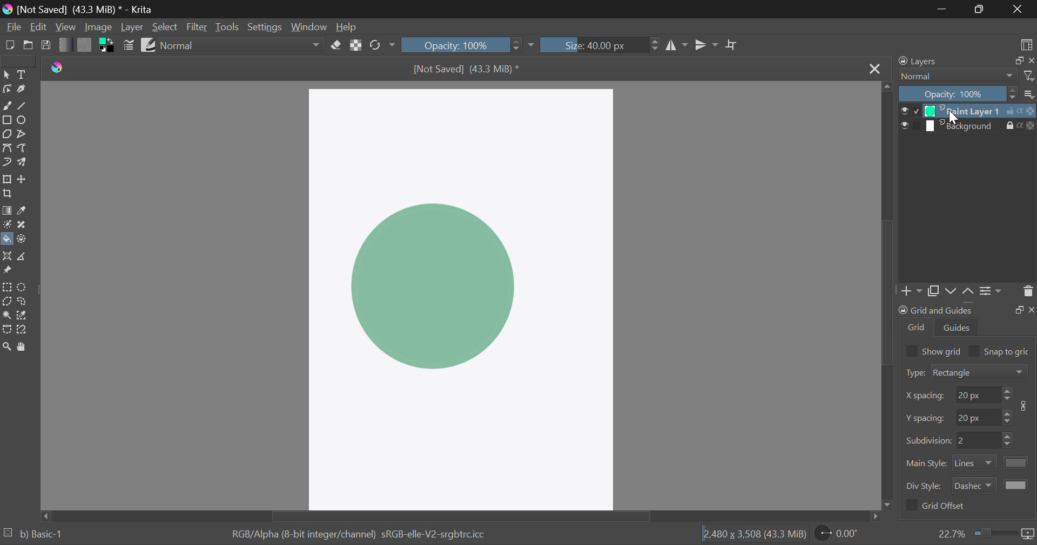  Describe the element at coordinates (84, 46) in the screenshot. I see `Pattern` at that location.